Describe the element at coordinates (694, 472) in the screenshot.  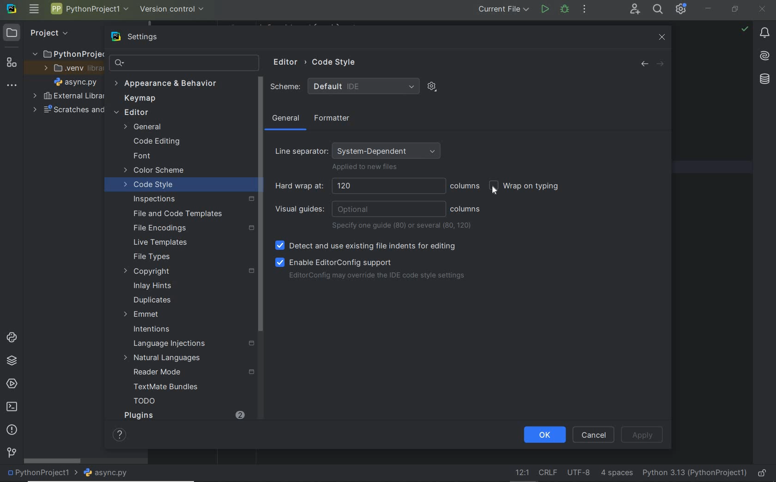
I see `current interpreter` at that location.